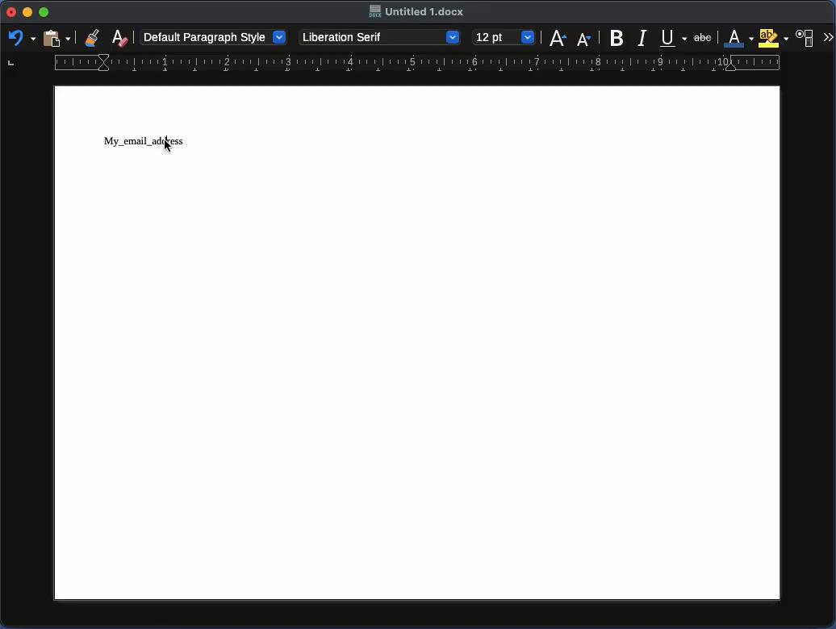 The image size is (836, 629). What do you see at coordinates (56, 40) in the screenshot?
I see `Clipboard` at bounding box center [56, 40].